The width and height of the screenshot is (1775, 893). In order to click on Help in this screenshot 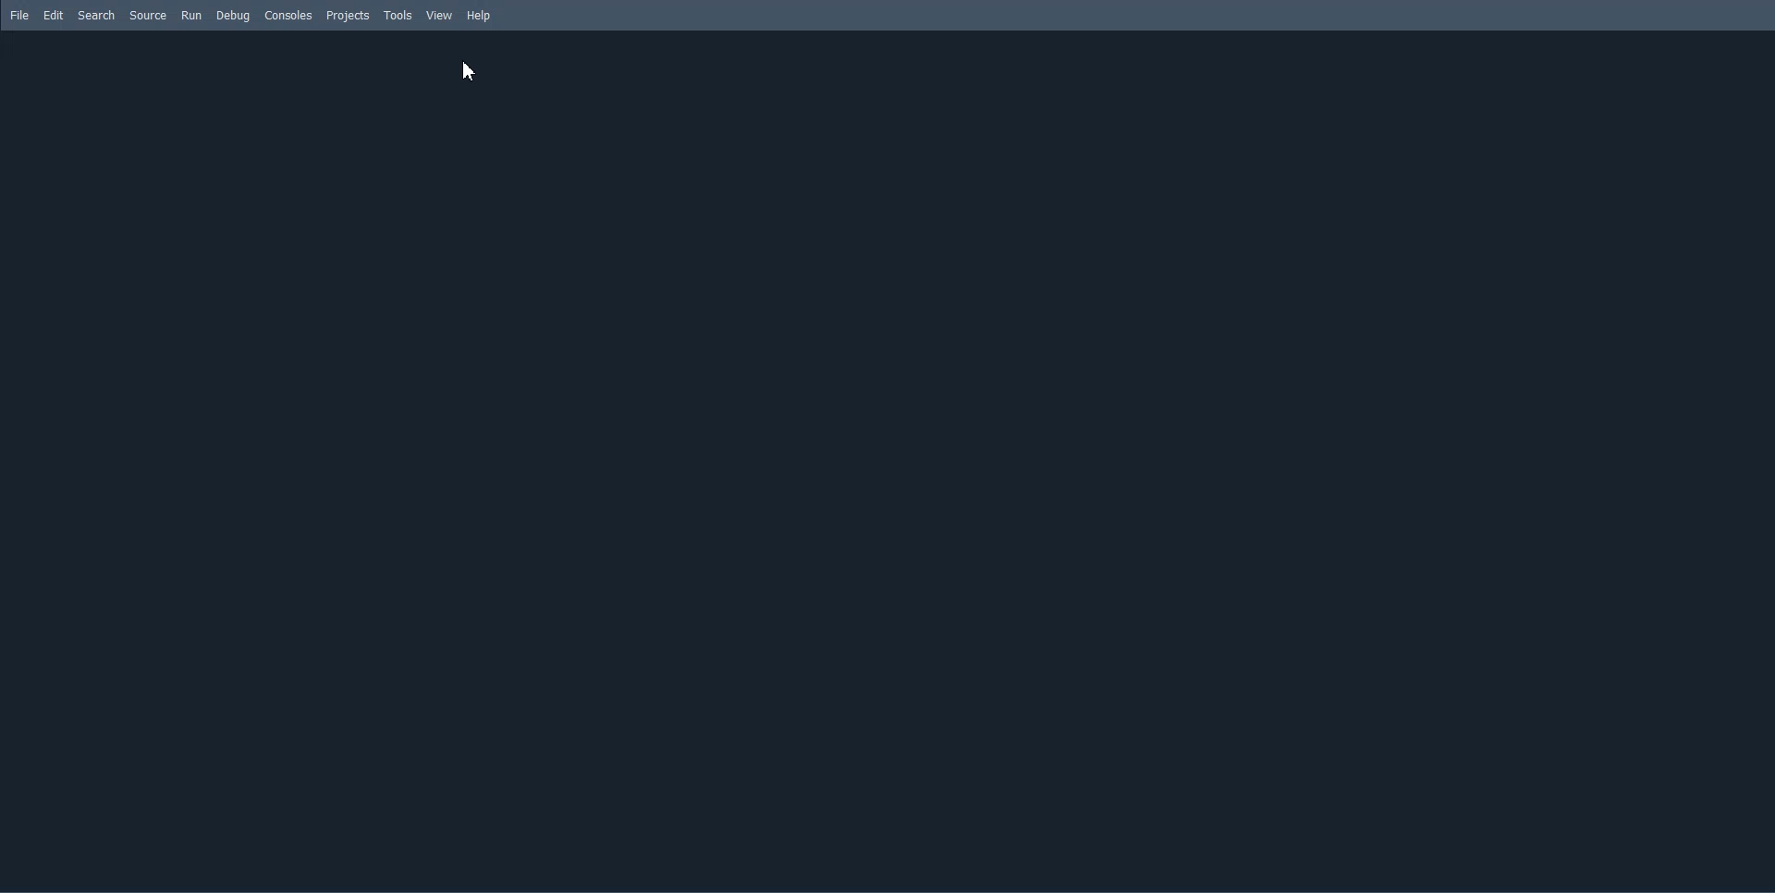, I will do `click(478, 16)`.